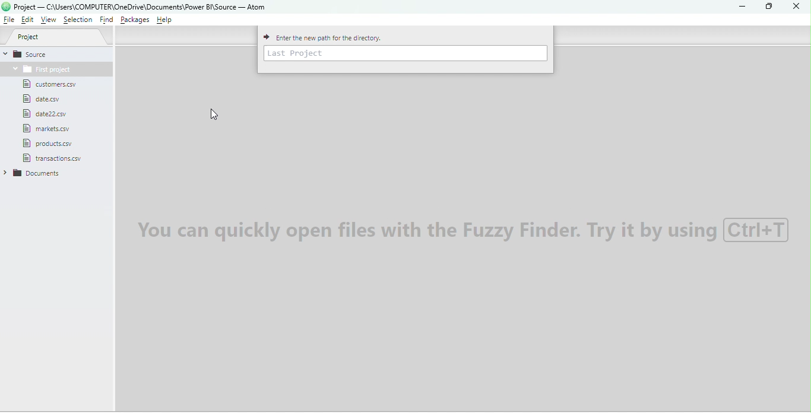 This screenshot has height=413, width=811. Describe the element at coordinates (56, 53) in the screenshot. I see `Source` at that location.